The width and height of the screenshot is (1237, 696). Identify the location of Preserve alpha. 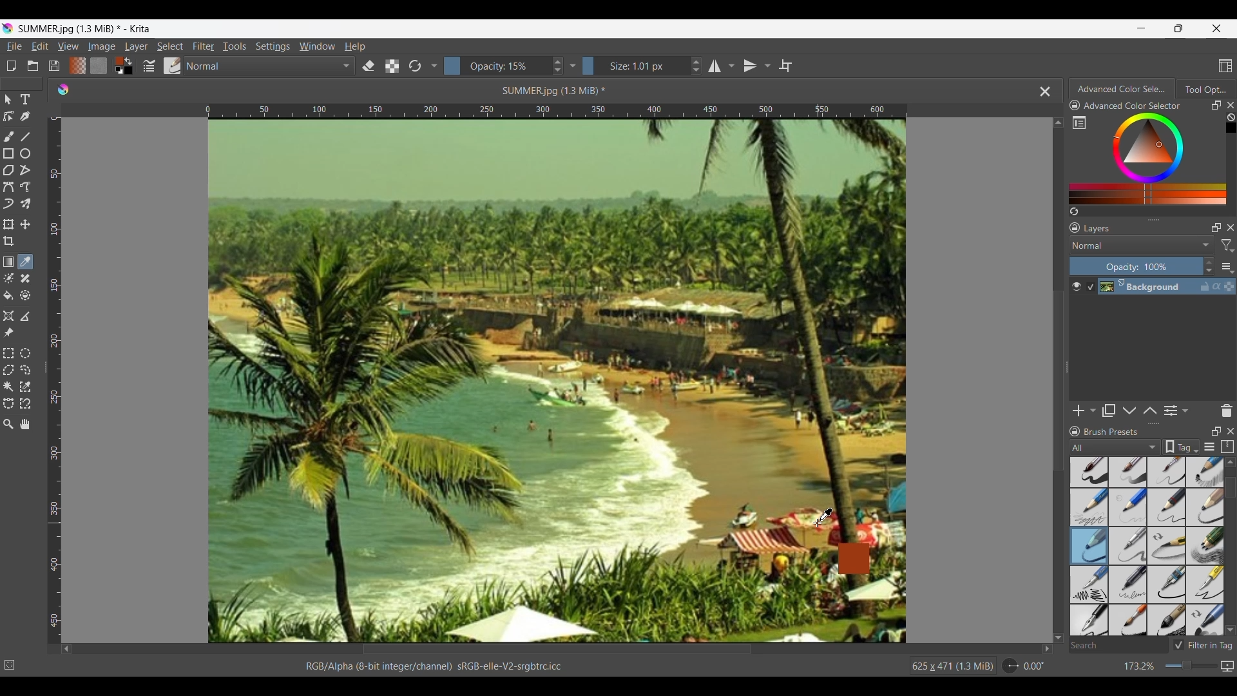
(392, 66).